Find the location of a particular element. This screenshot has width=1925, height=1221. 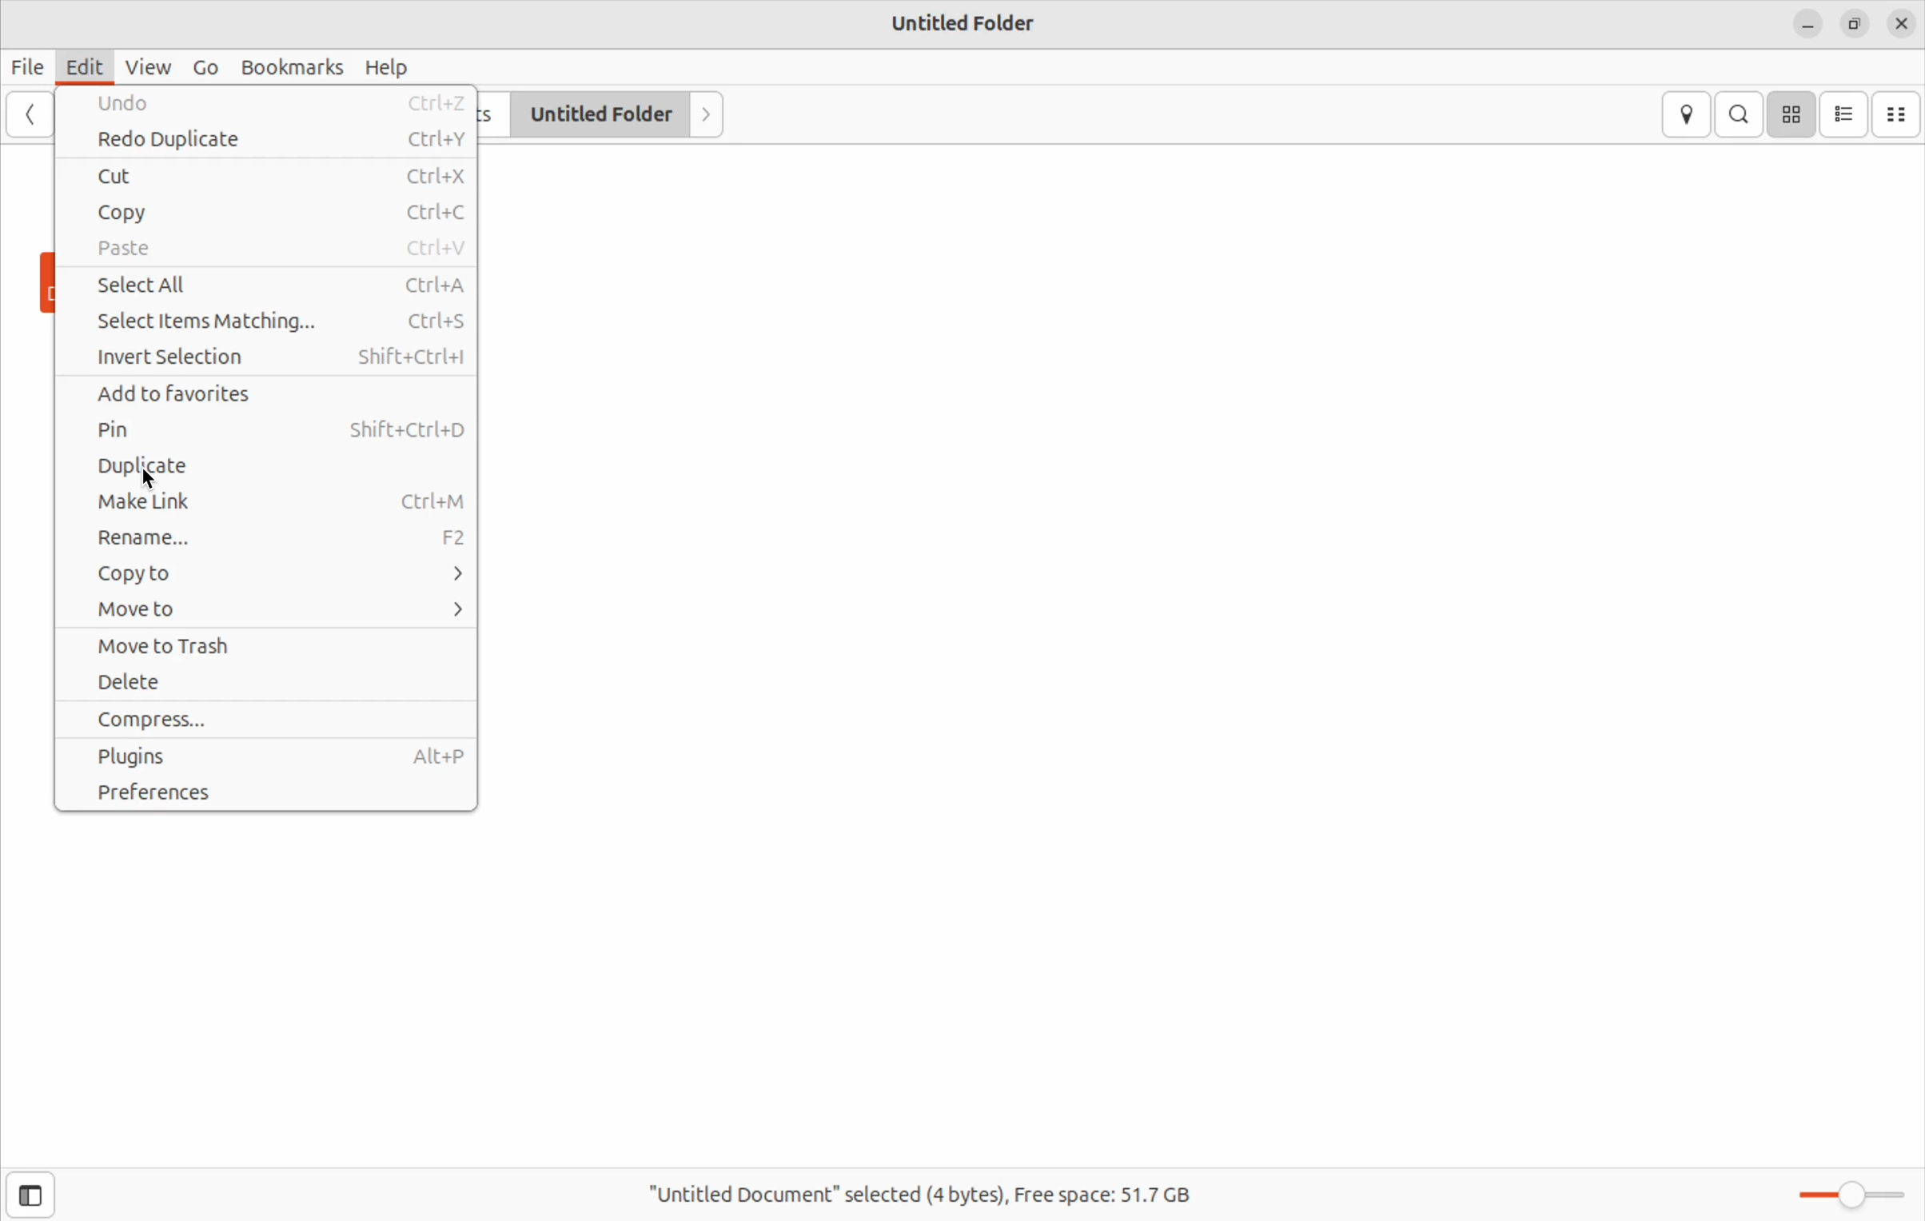

Undo is located at coordinates (264, 104).